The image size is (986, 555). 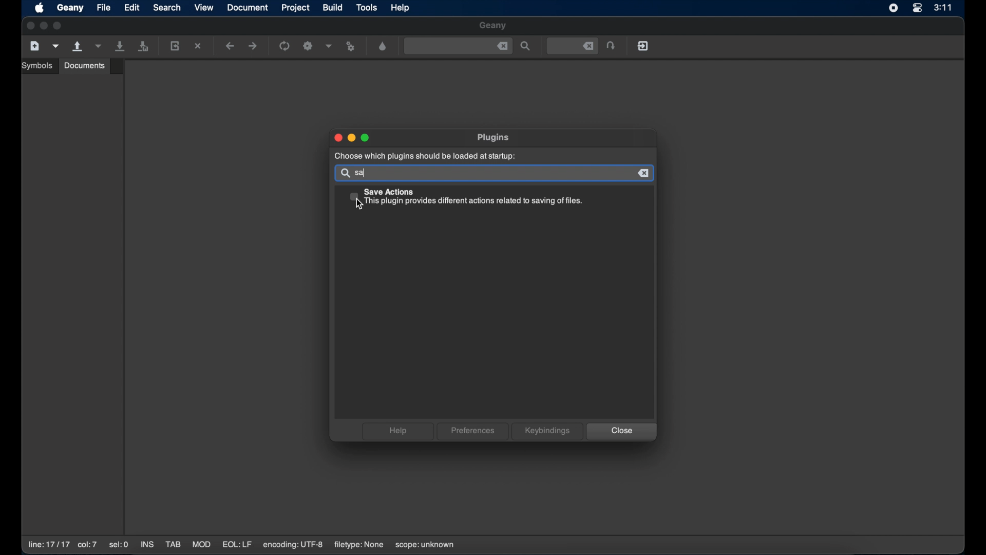 What do you see at coordinates (333, 7) in the screenshot?
I see `build` at bounding box center [333, 7].